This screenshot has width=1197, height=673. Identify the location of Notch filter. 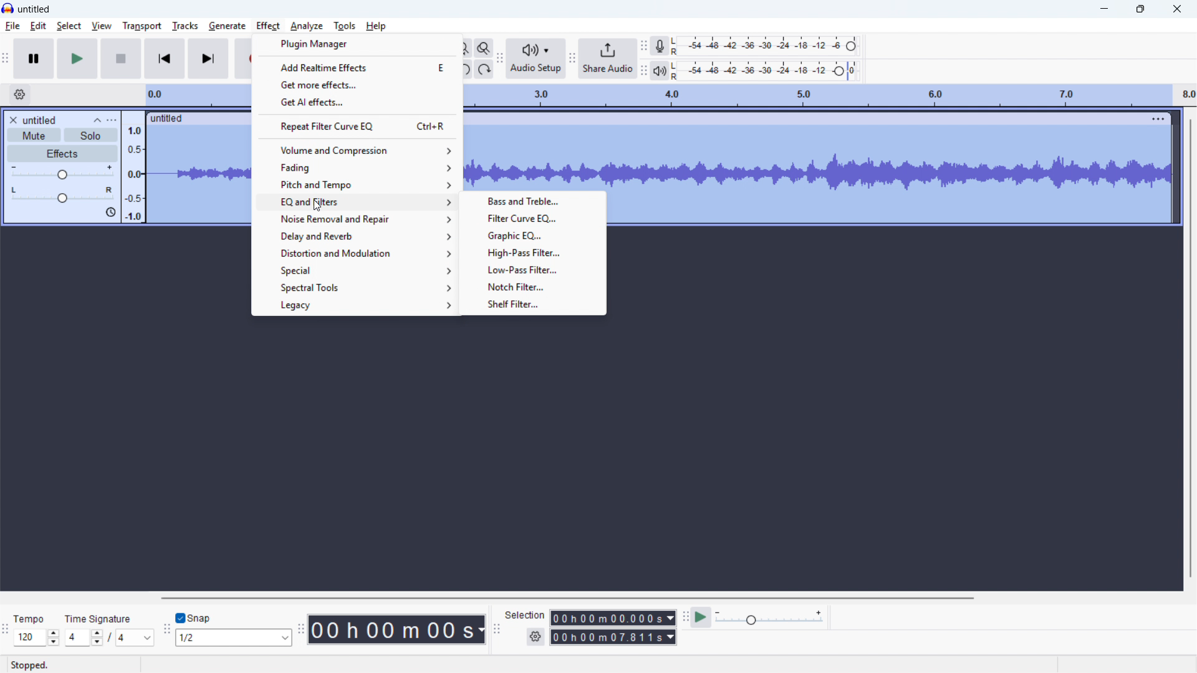
(531, 286).